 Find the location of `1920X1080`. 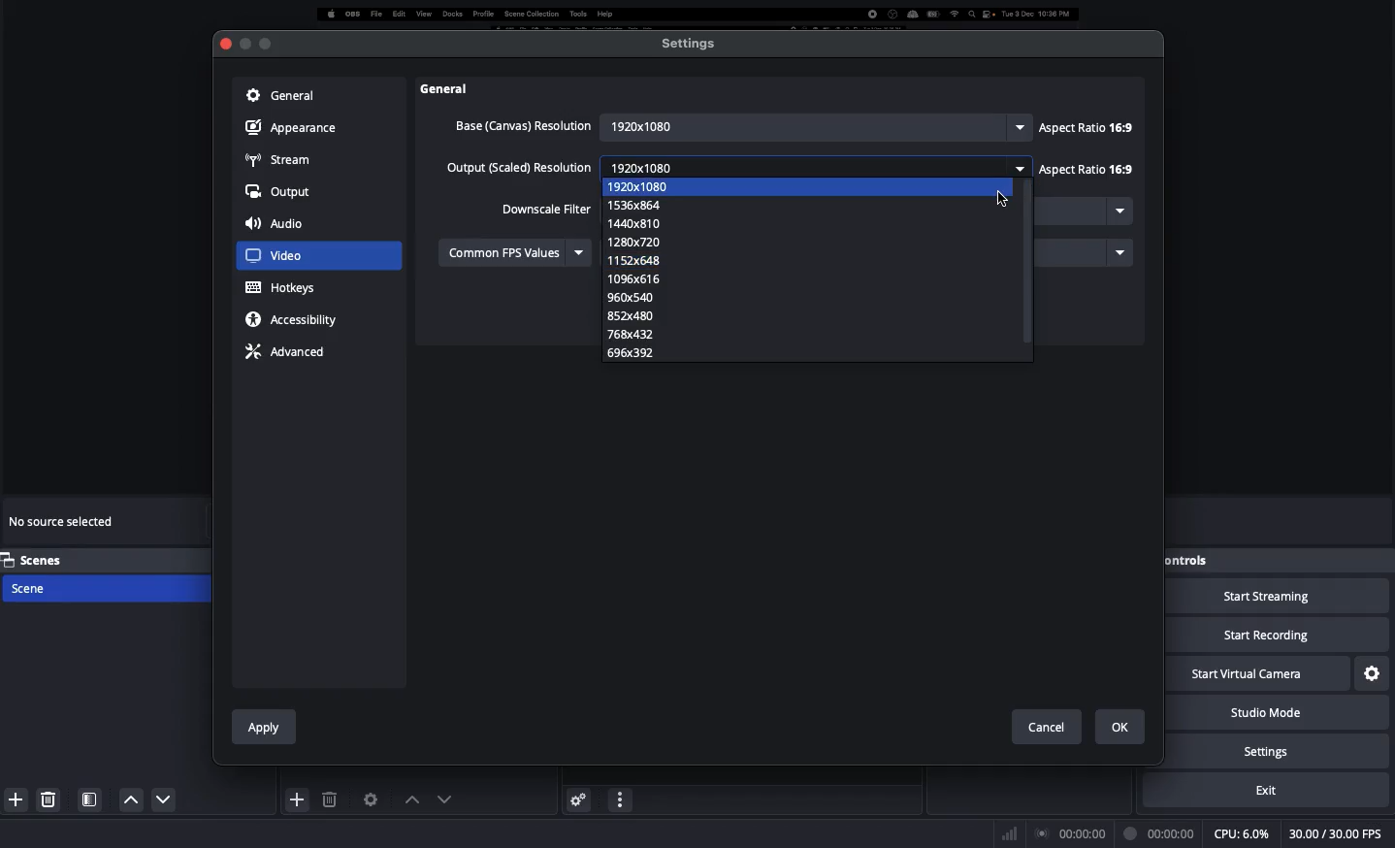

1920X1080 is located at coordinates (657, 188).